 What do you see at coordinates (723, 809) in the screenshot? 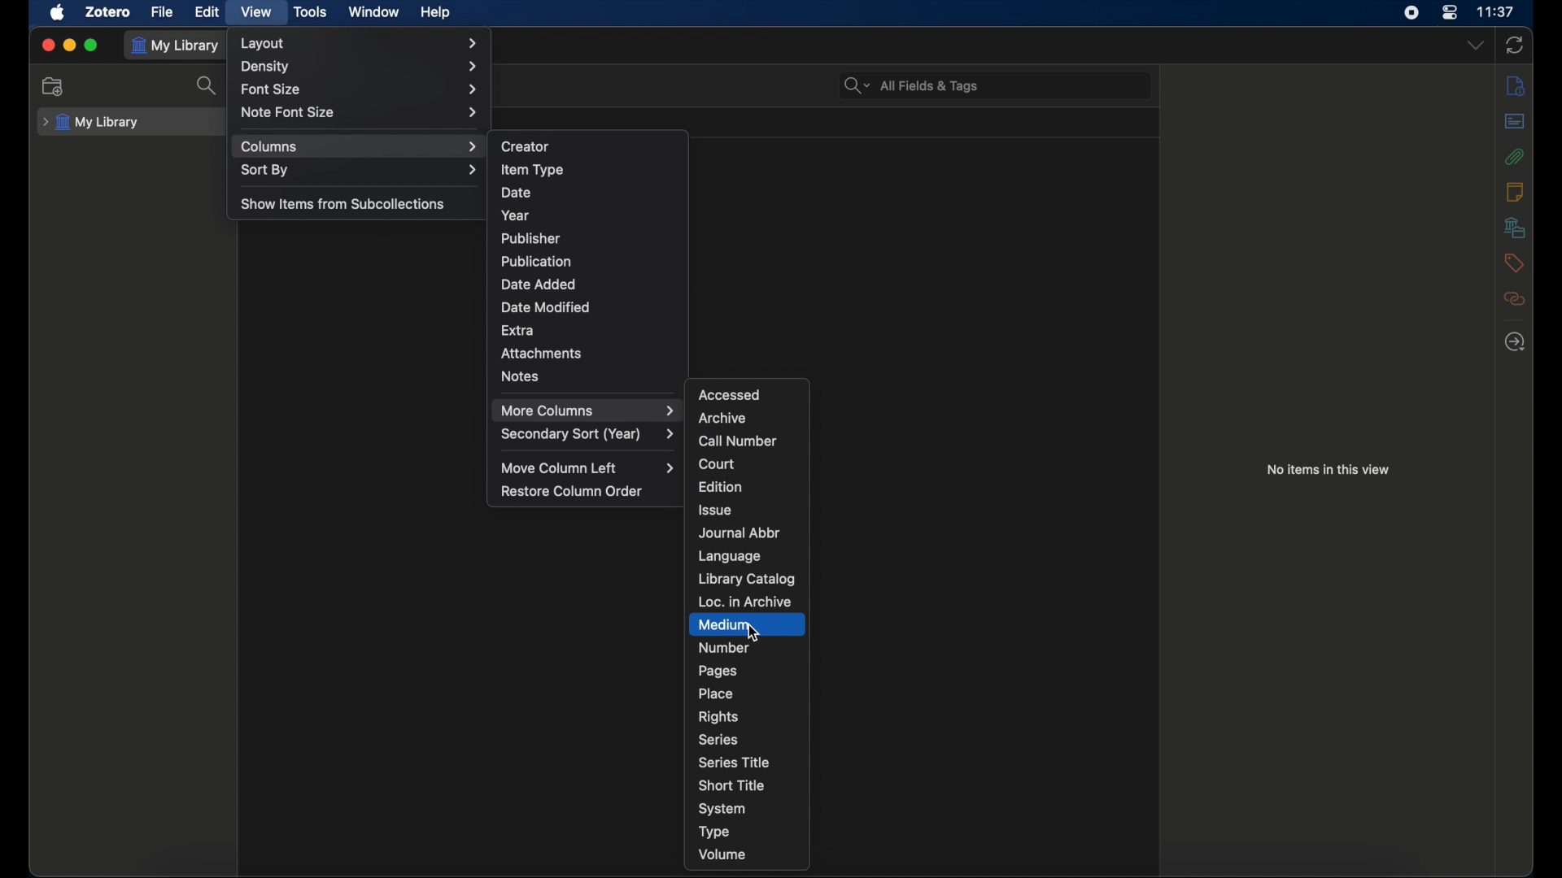
I see `system` at bounding box center [723, 809].